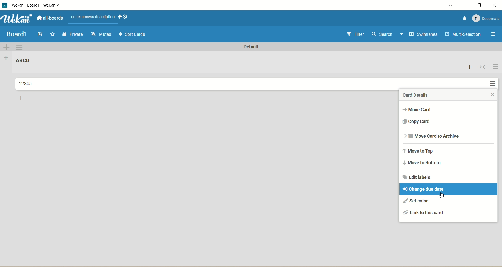  I want to click on text, so click(93, 17).